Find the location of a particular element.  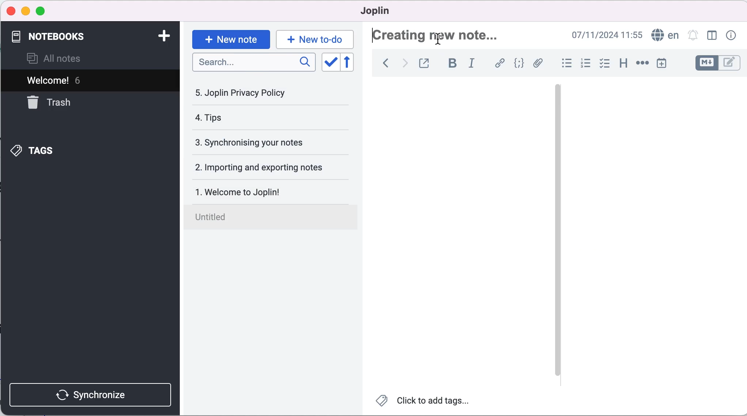

Cursor is located at coordinates (440, 38).